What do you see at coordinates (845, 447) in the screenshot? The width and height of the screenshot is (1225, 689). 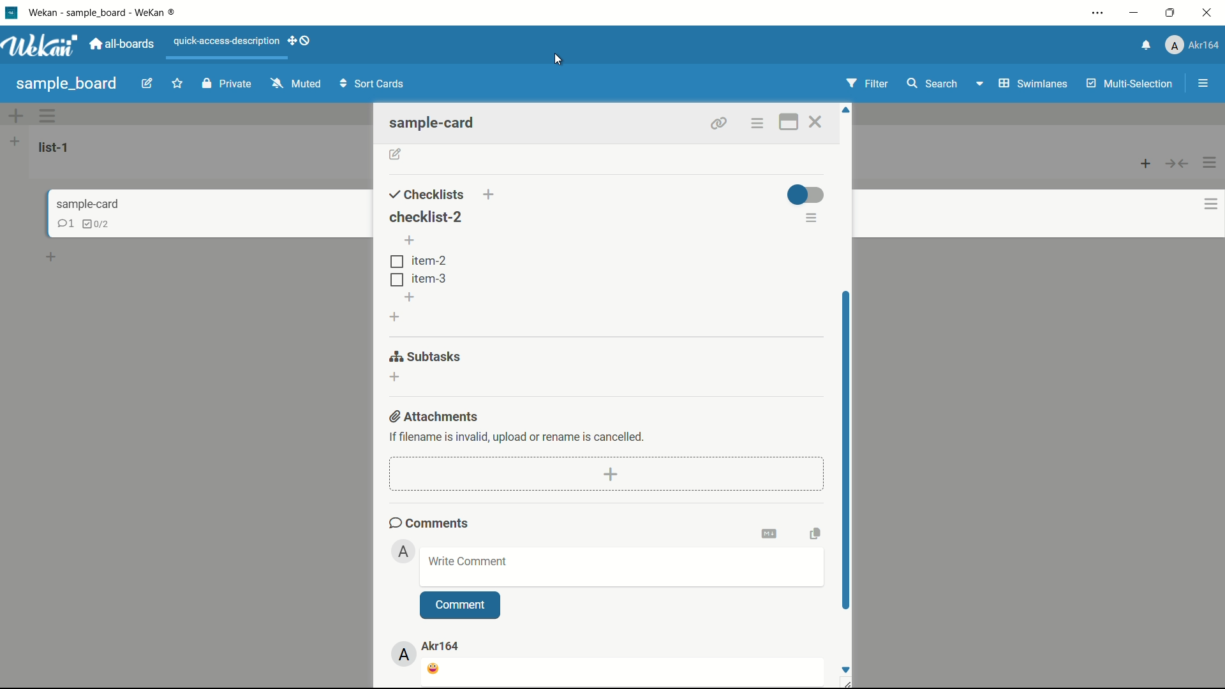 I see `scroll bar` at bounding box center [845, 447].